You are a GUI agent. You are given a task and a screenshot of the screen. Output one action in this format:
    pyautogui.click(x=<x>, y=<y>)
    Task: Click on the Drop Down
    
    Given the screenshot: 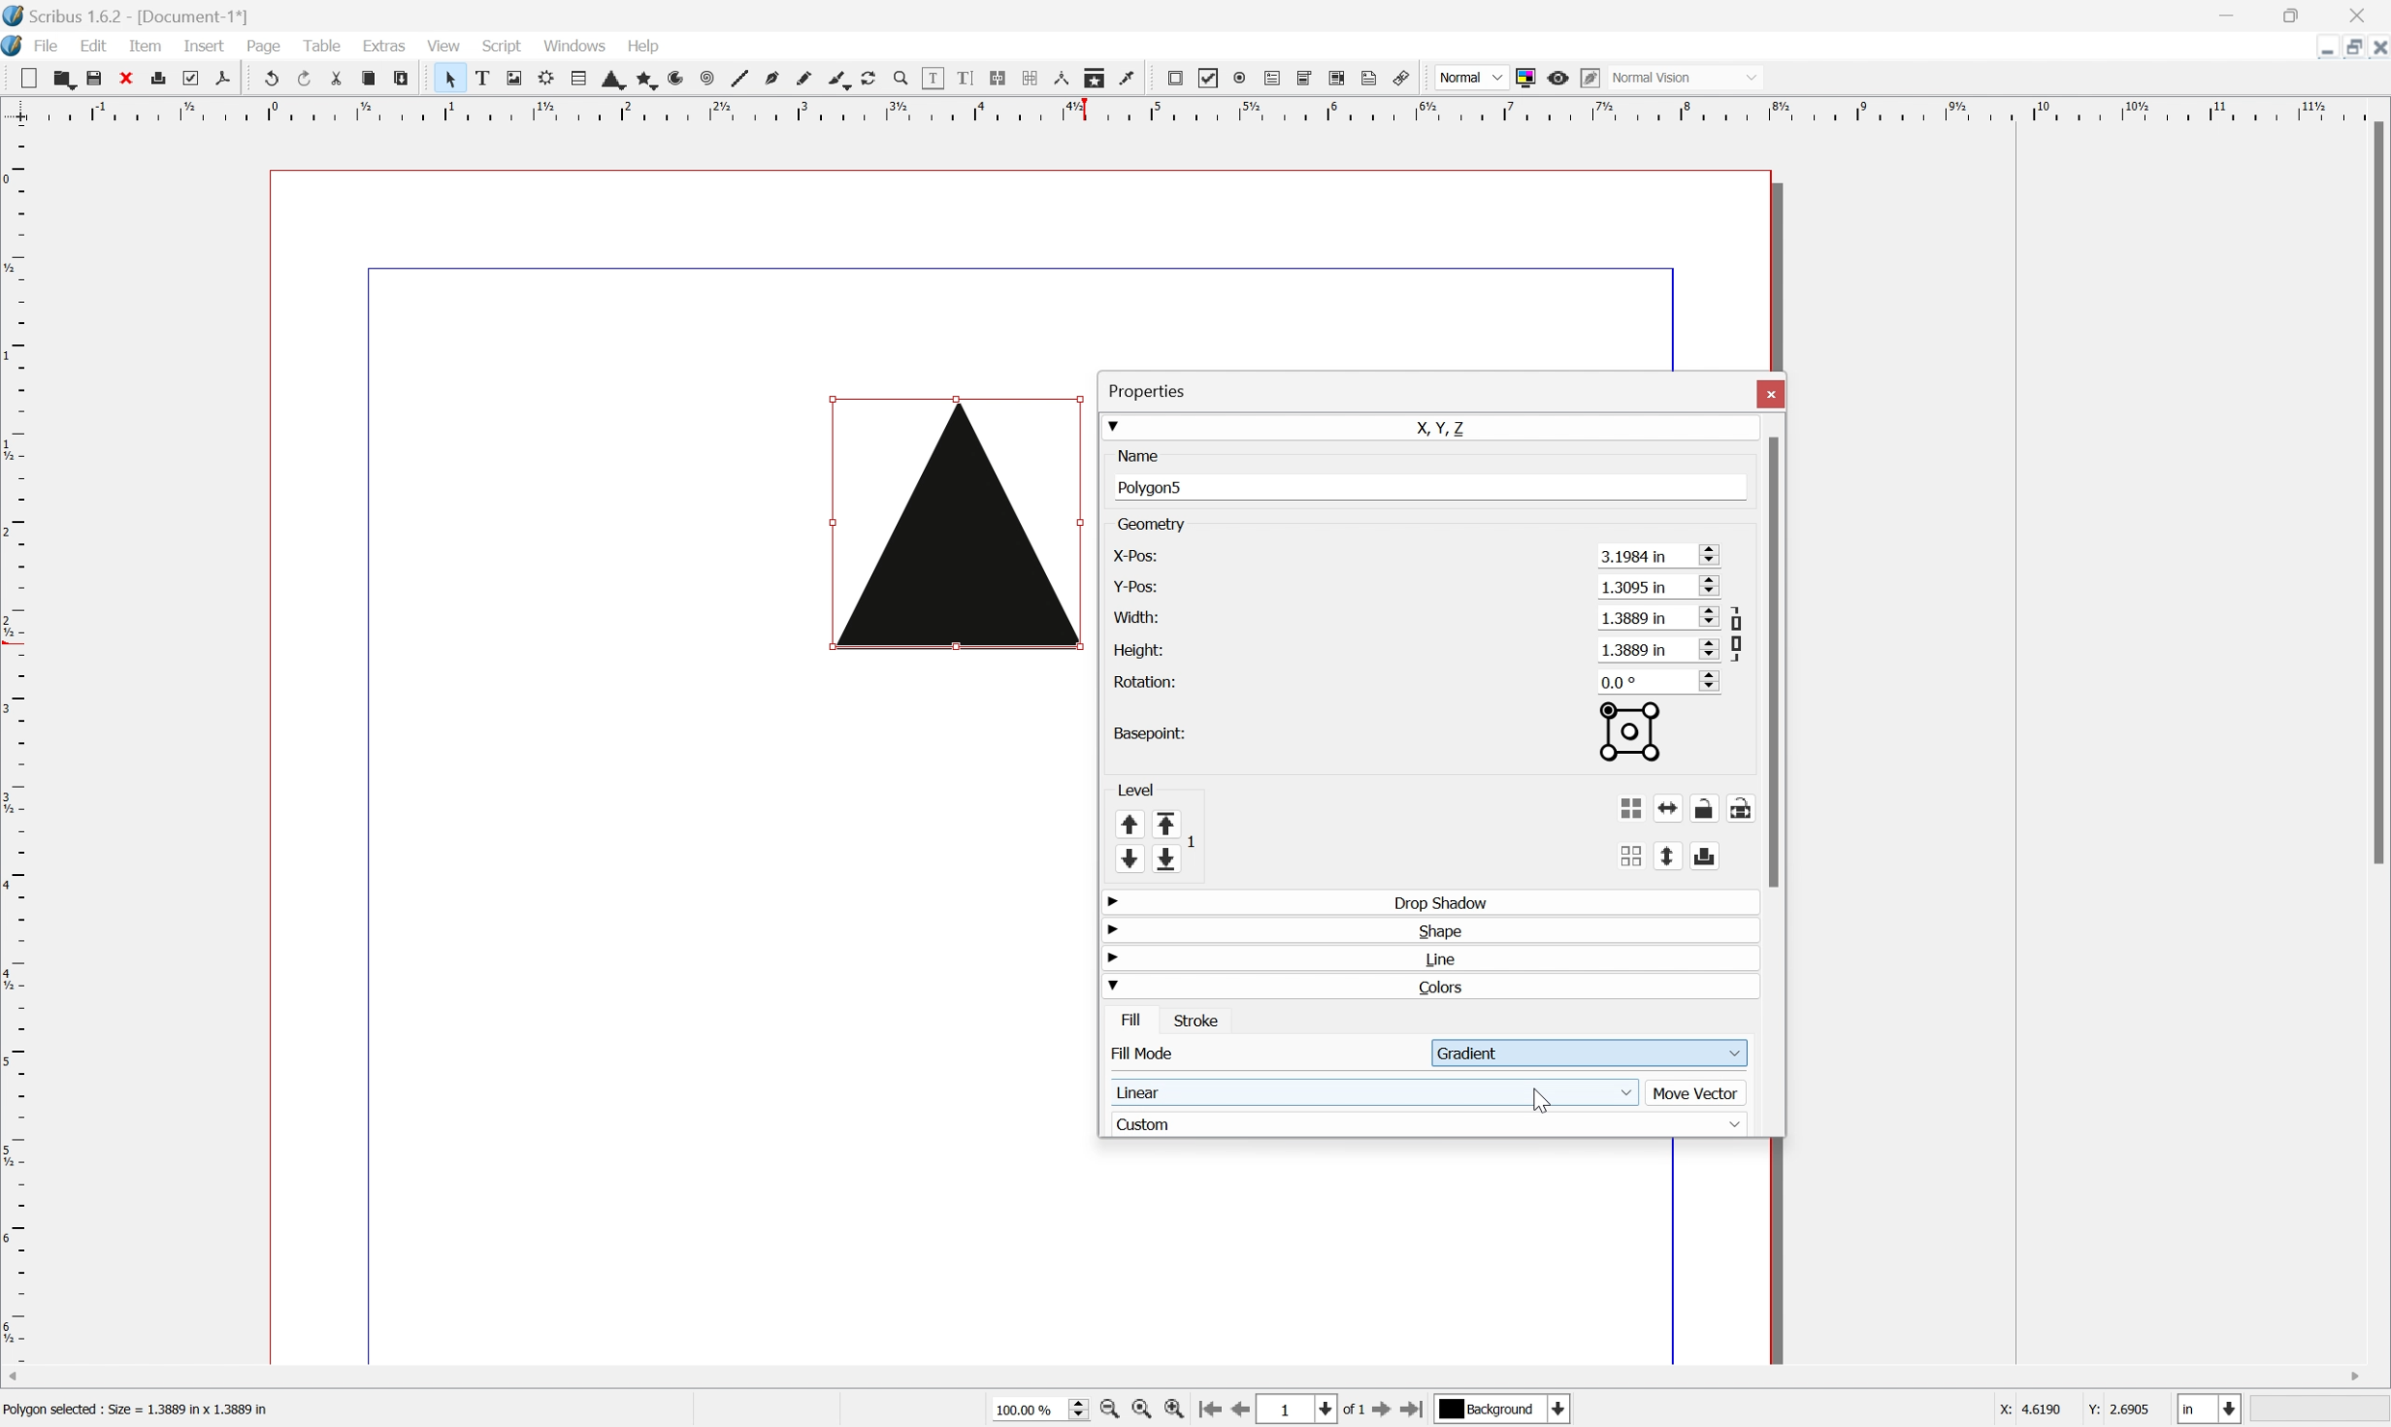 What is the action you would take?
    pyautogui.click(x=1113, y=424)
    